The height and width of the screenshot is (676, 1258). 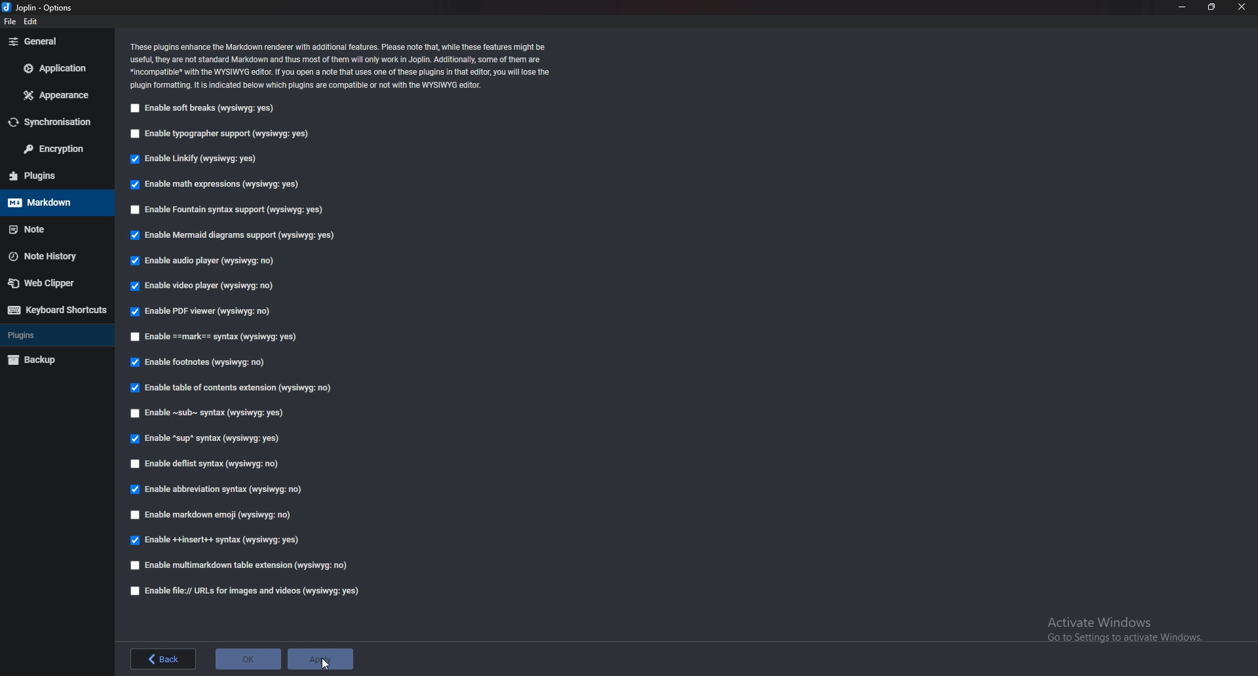 I want to click on file, so click(x=10, y=22).